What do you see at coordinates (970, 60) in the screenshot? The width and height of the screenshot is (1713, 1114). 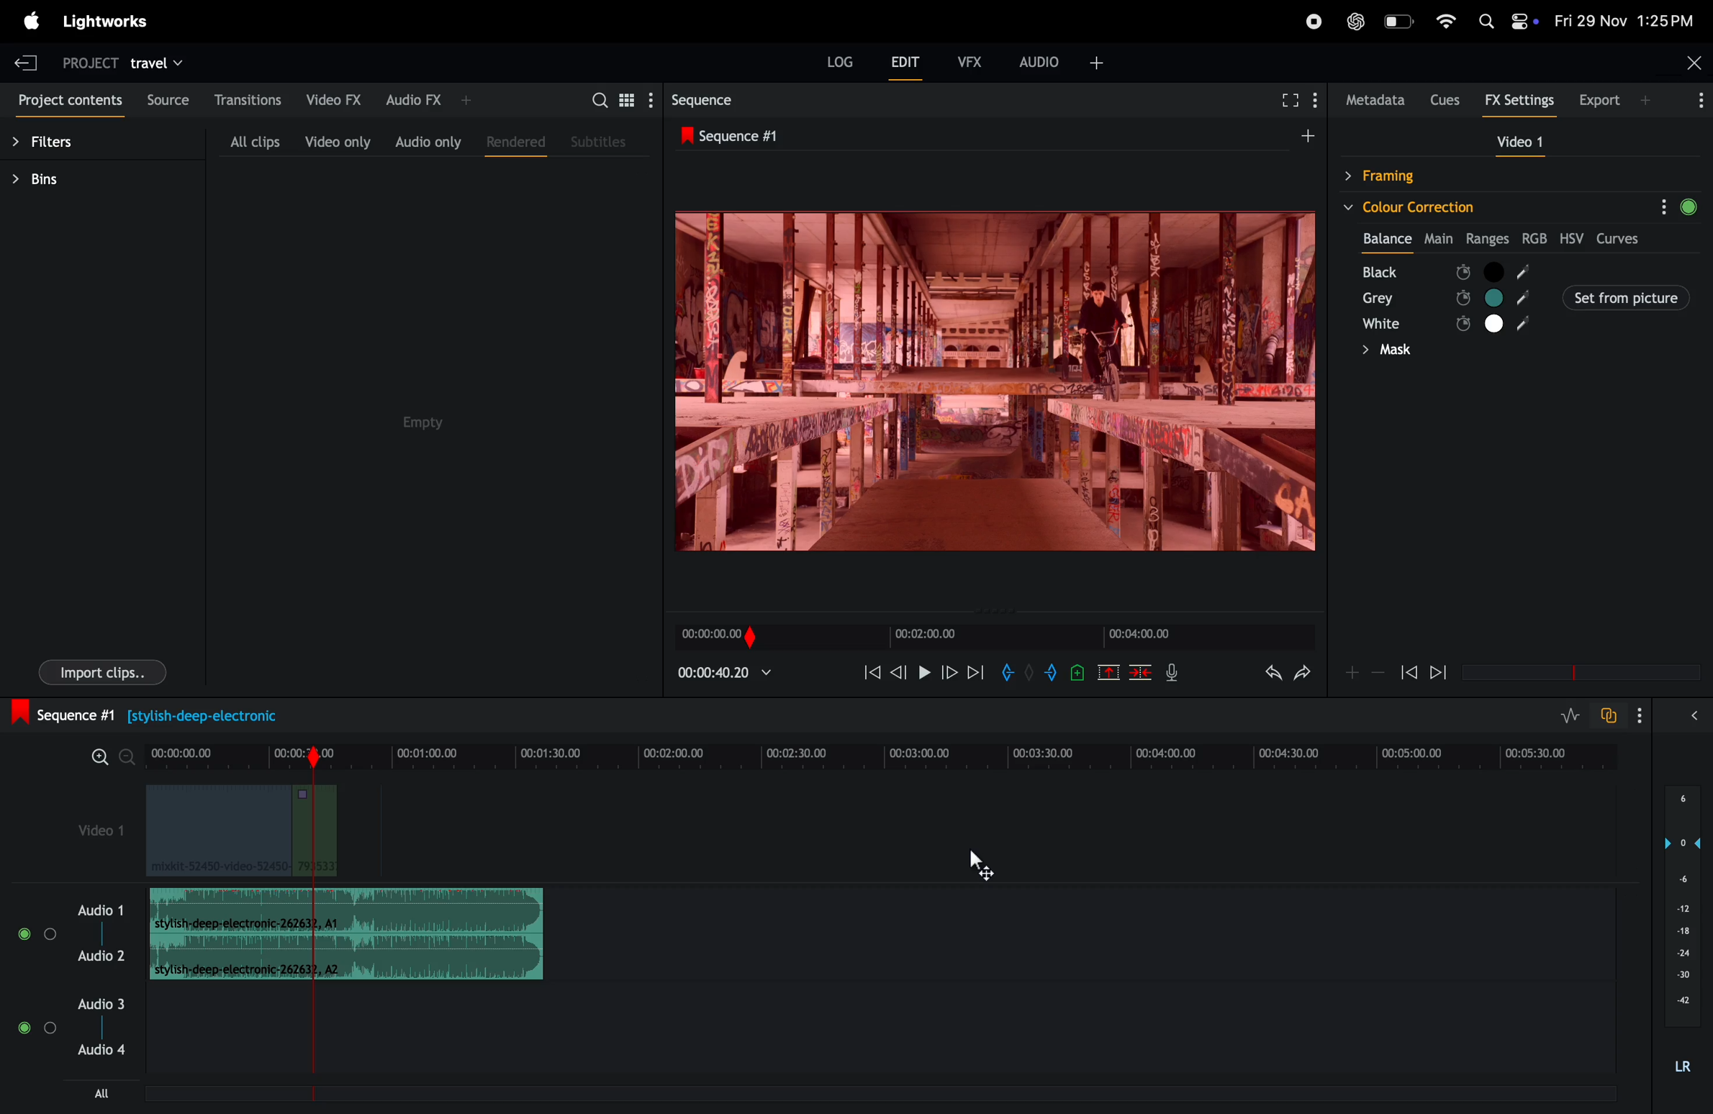 I see `vfx` at bounding box center [970, 60].